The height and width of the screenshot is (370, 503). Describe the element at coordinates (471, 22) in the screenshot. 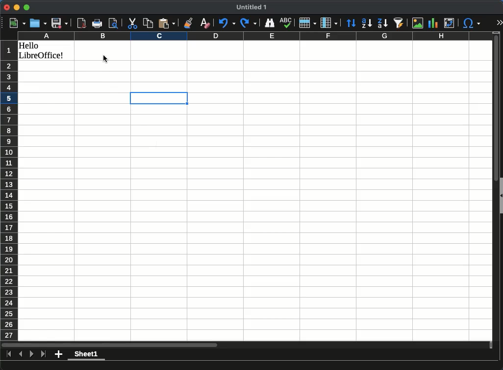

I see `special character` at that location.